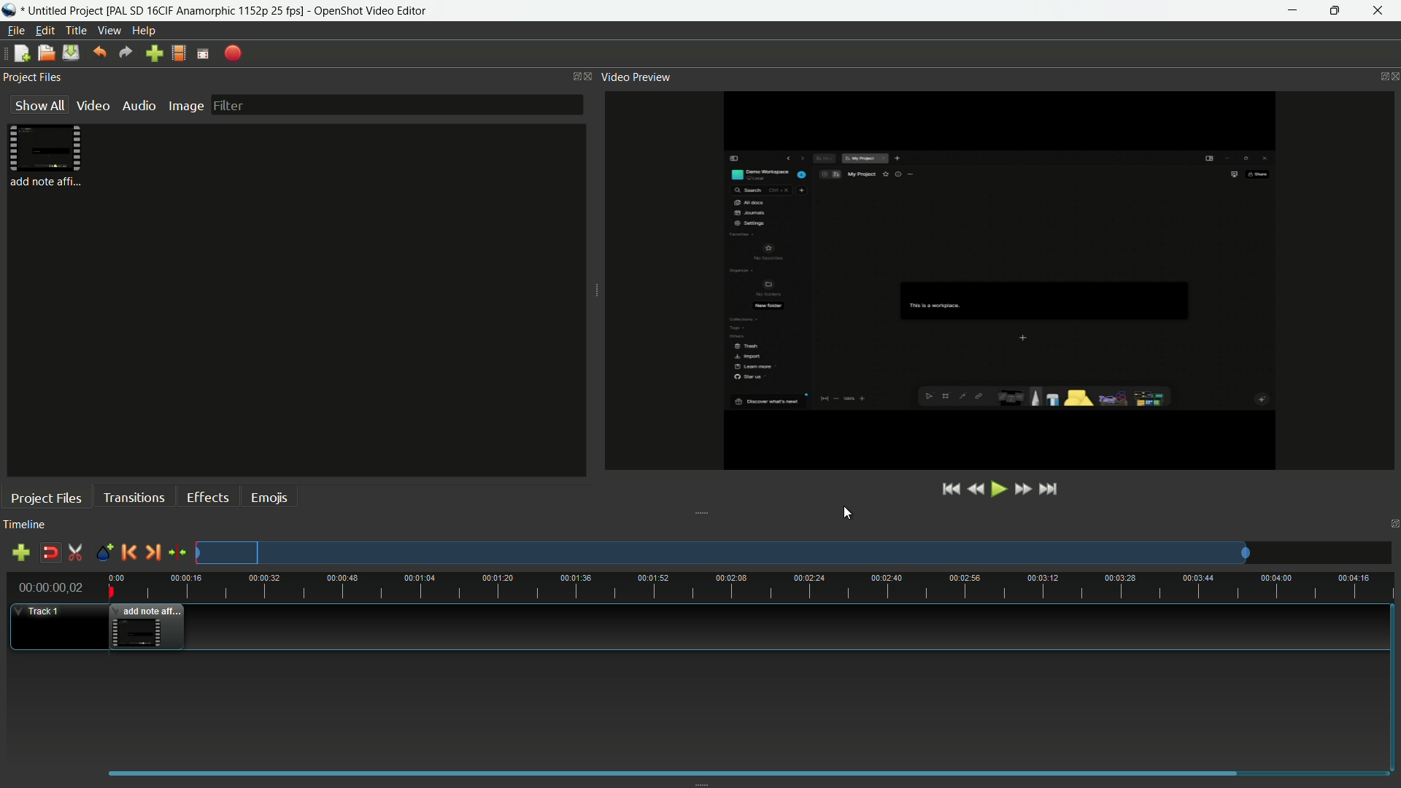 The image size is (1401, 788). I want to click on audio, so click(138, 104).